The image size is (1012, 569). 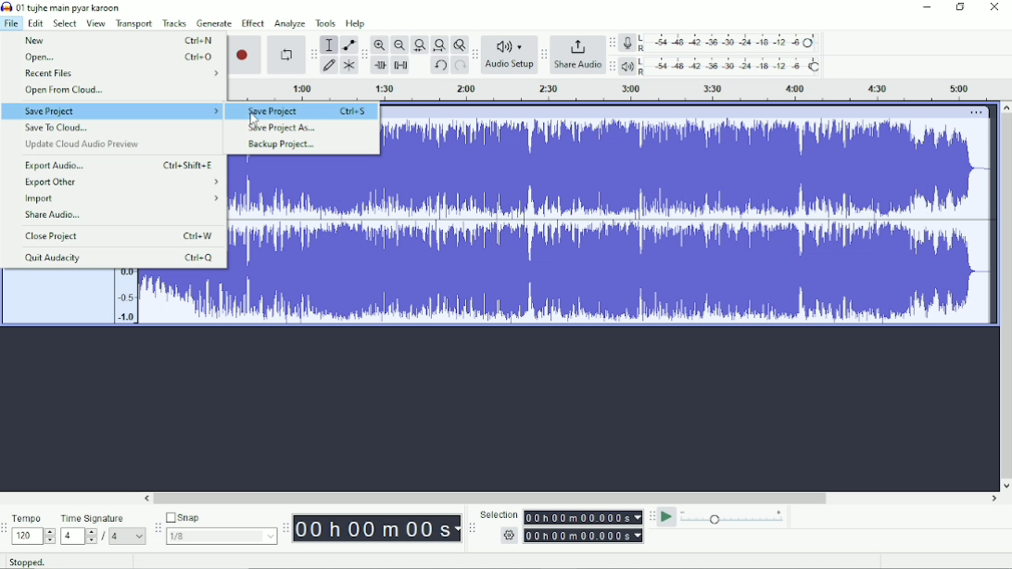 What do you see at coordinates (380, 64) in the screenshot?
I see `Trim audio outside selection` at bounding box center [380, 64].